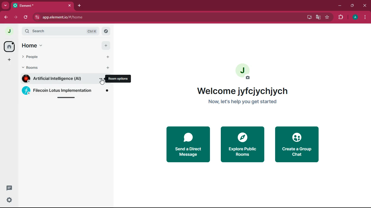  What do you see at coordinates (57, 79) in the screenshot?
I see `room` at bounding box center [57, 79].